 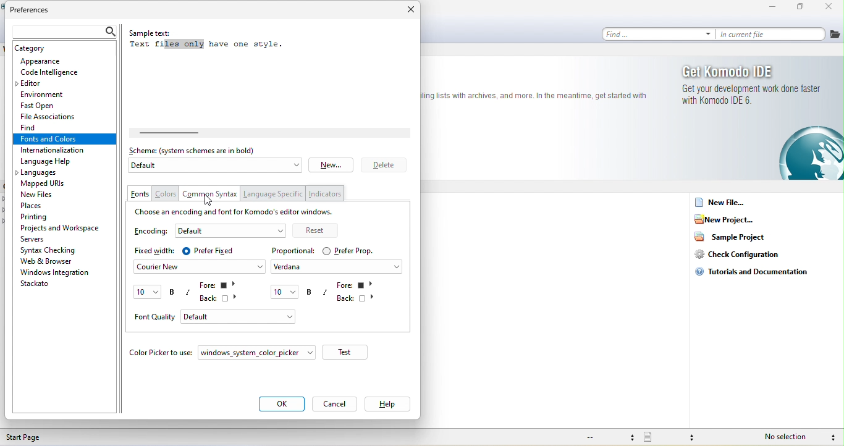 What do you see at coordinates (41, 437) in the screenshot?
I see `start page` at bounding box center [41, 437].